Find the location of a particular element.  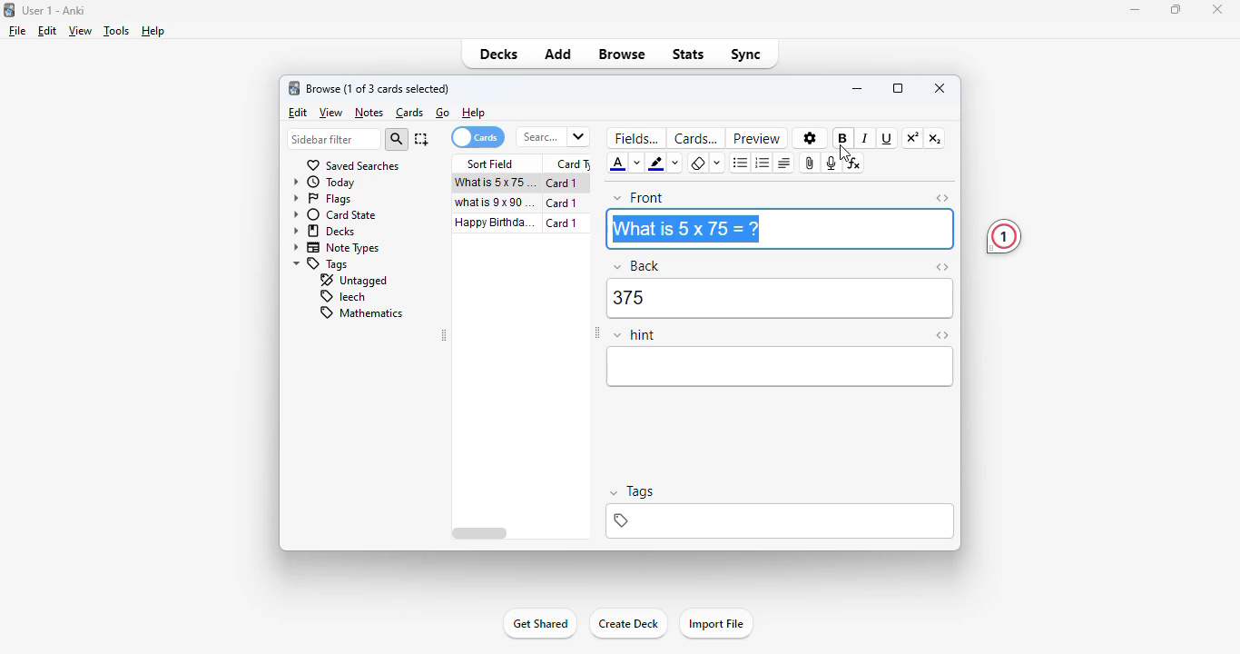

preview is located at coordinates (758, 138).